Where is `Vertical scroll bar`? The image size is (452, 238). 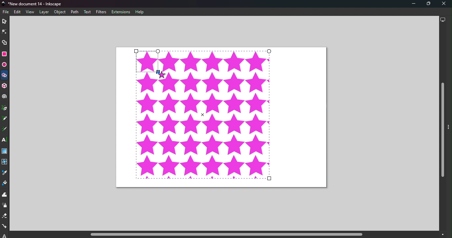
Vertical scroll bar is located at coordinates (443, 128).